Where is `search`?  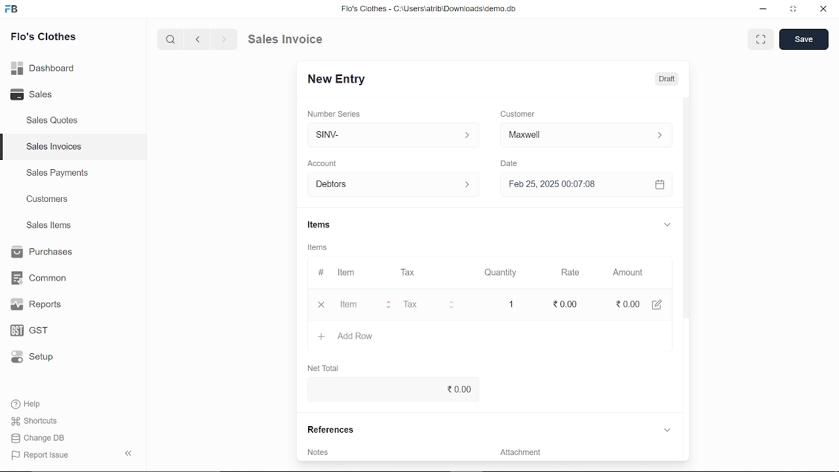 search is located at coordinates (172, 40).